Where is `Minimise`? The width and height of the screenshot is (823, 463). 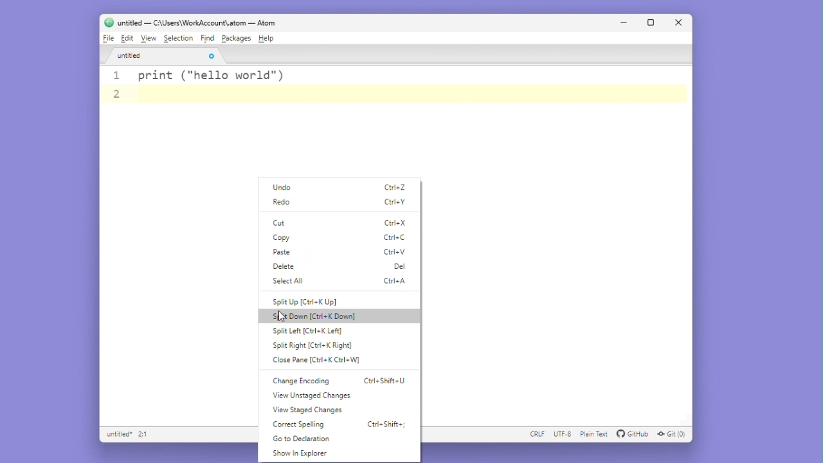
Minimise is located at coordinates (628, 24).